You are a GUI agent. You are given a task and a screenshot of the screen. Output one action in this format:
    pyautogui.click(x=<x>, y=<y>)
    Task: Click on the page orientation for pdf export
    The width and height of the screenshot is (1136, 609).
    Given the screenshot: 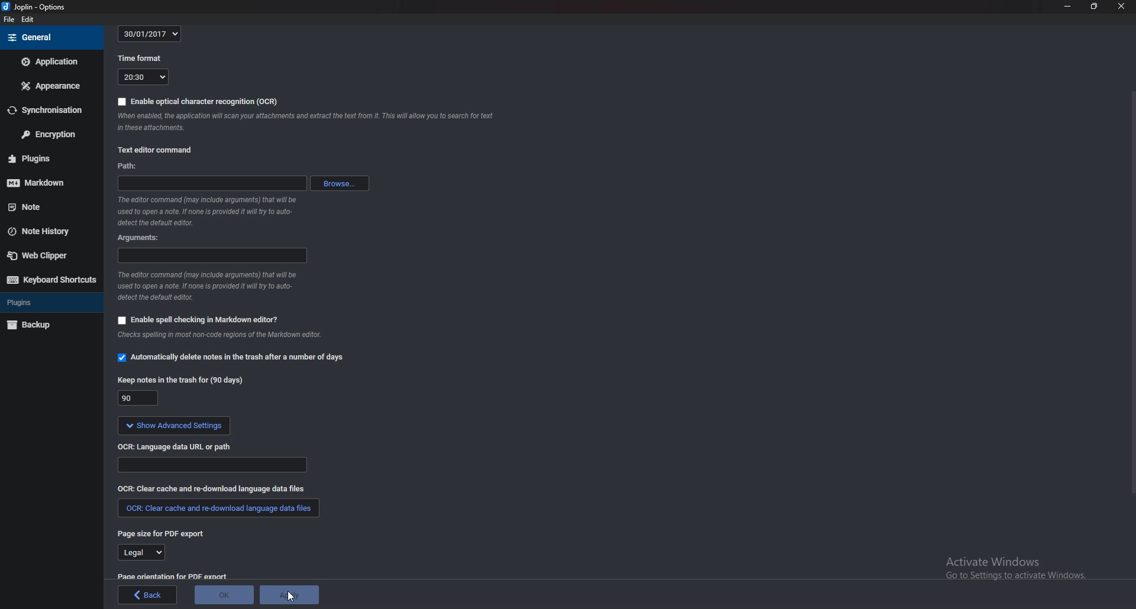 What is the action you would take?
    pyautogui.click(x=172, y=576)
    